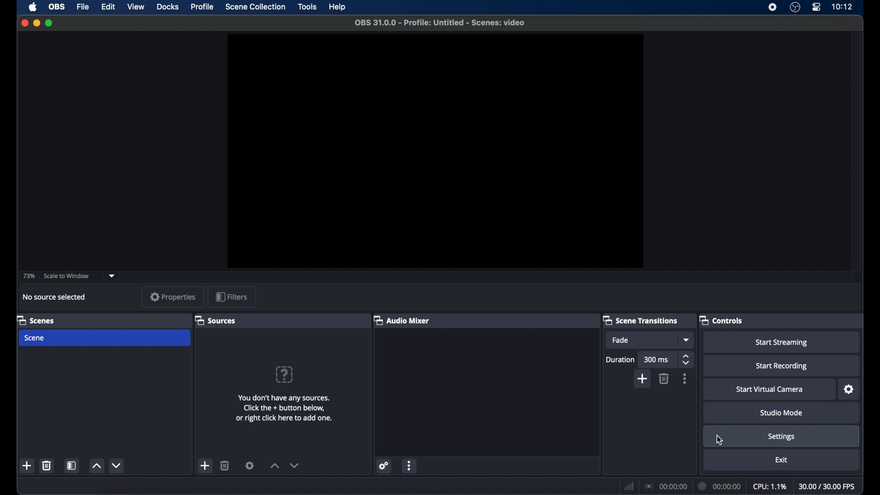 The height and width of the screenshot is (495, 880). Describe the element at coordinates (116, 467) in the screenshot. I see `decrement` at that location.